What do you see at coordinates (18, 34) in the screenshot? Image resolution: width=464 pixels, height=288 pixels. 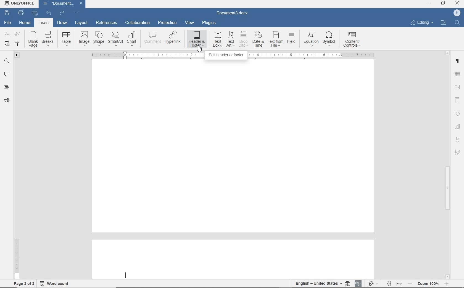 I see `CUT` at bounding box center [18, 34].